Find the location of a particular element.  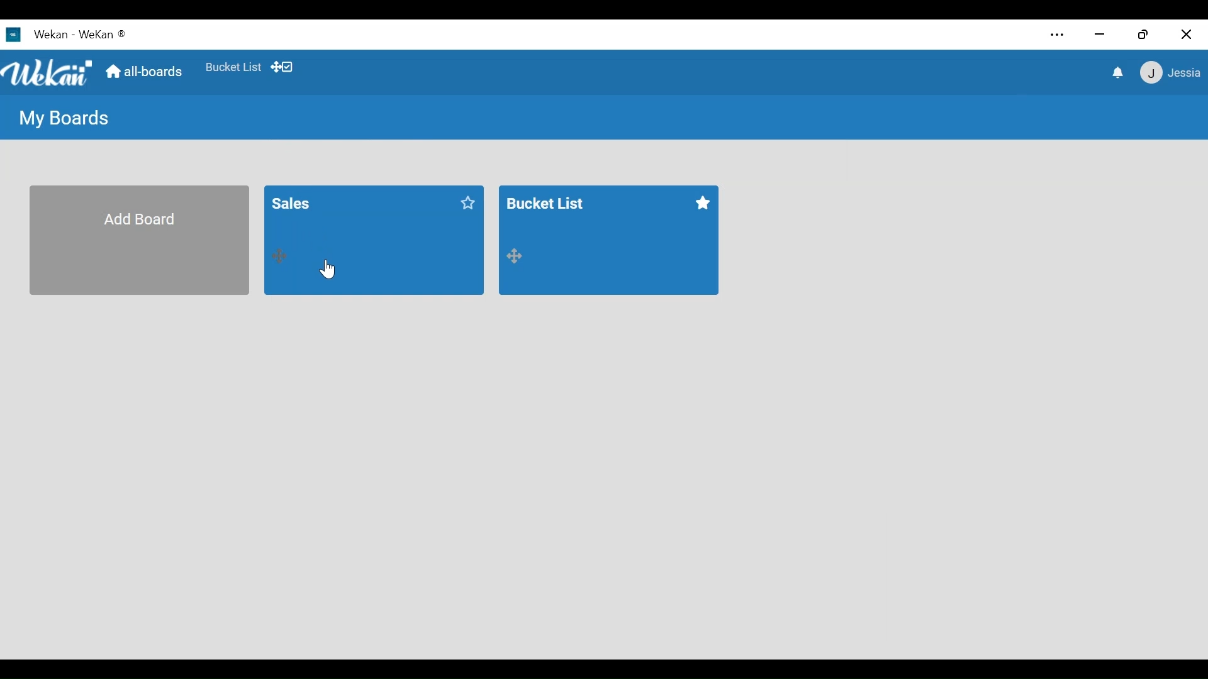

Add Board is located at coordinates (138, 239).